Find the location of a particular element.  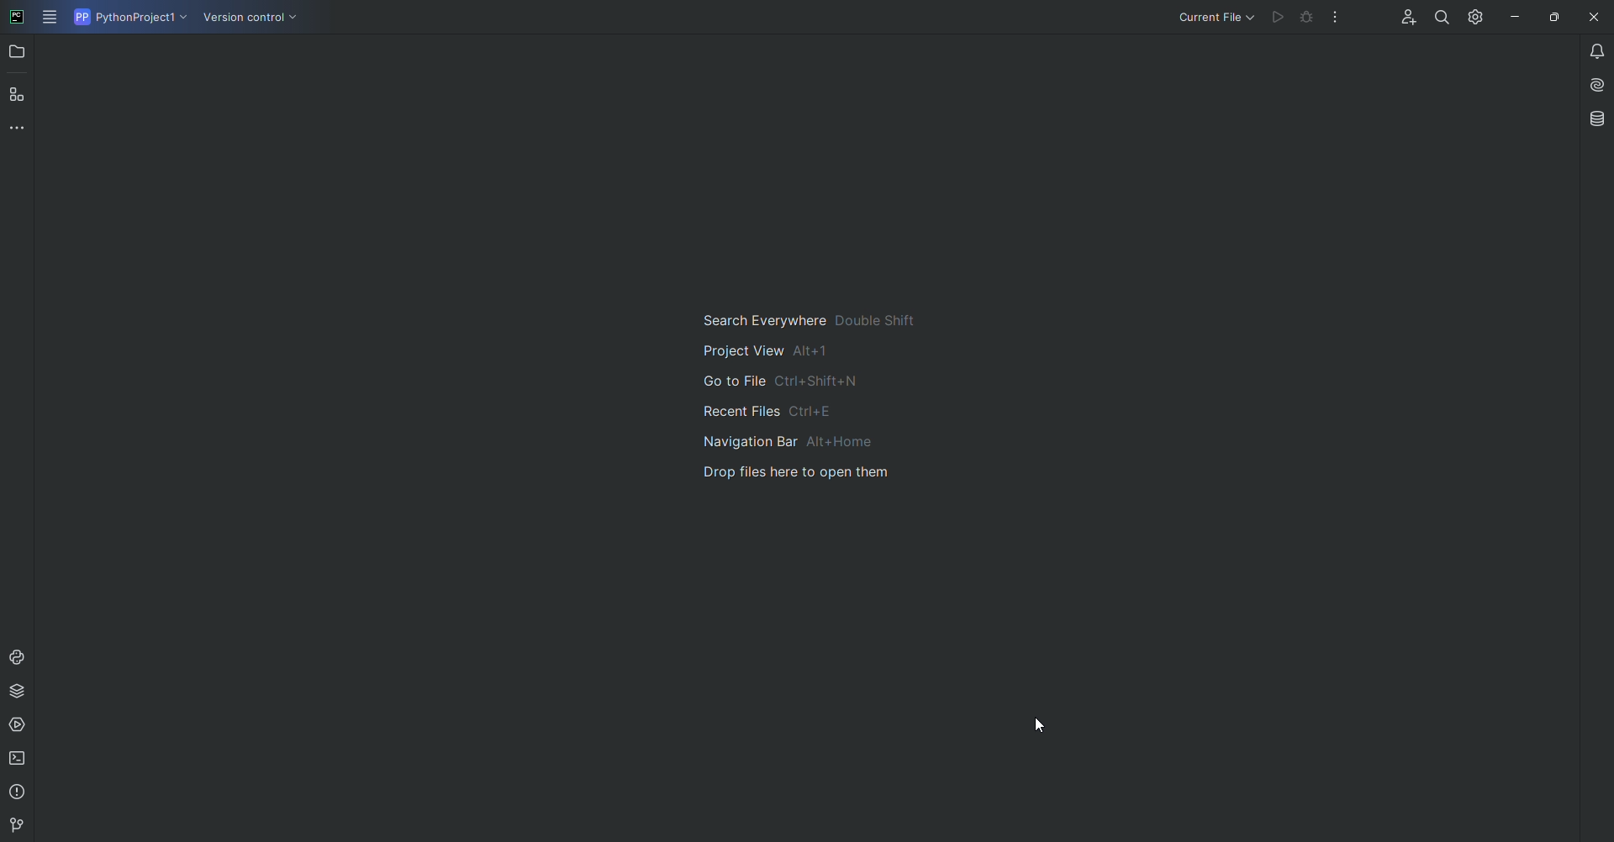

Main Menu is located at coordinates (51, 18).